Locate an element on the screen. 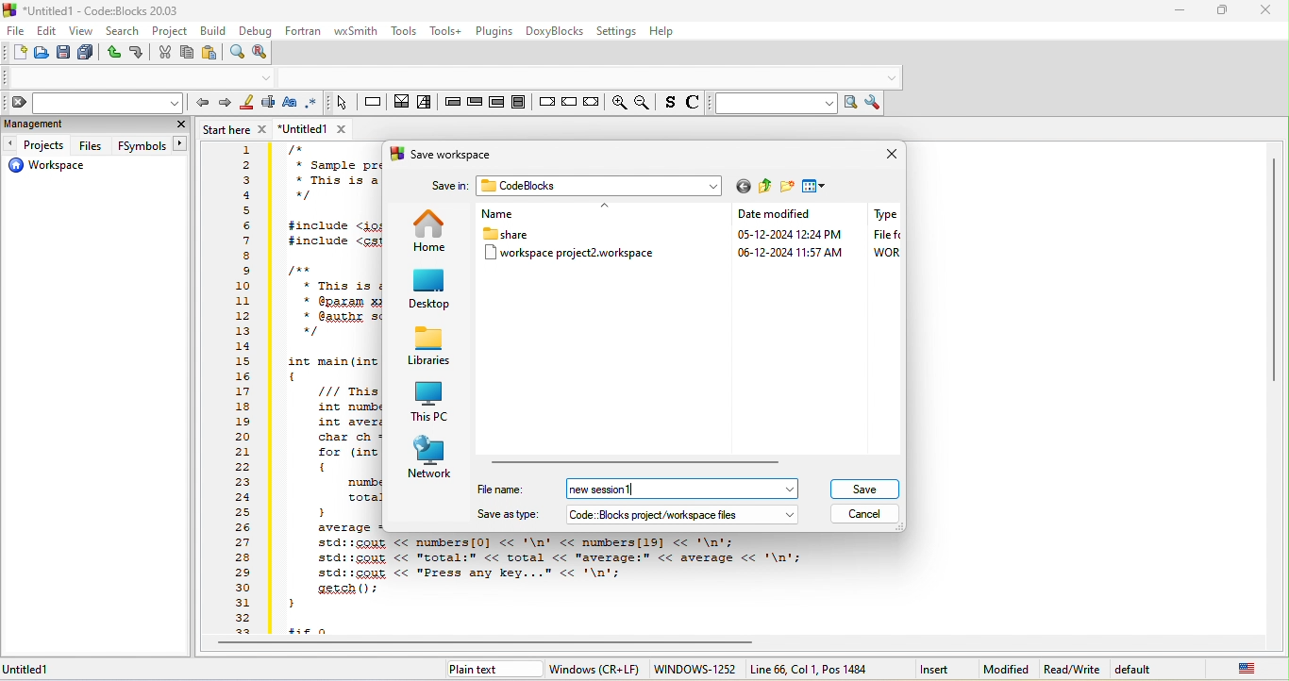 The height and width of the screenshot is (681, 1289). edit is located at coordinates (45, 32).